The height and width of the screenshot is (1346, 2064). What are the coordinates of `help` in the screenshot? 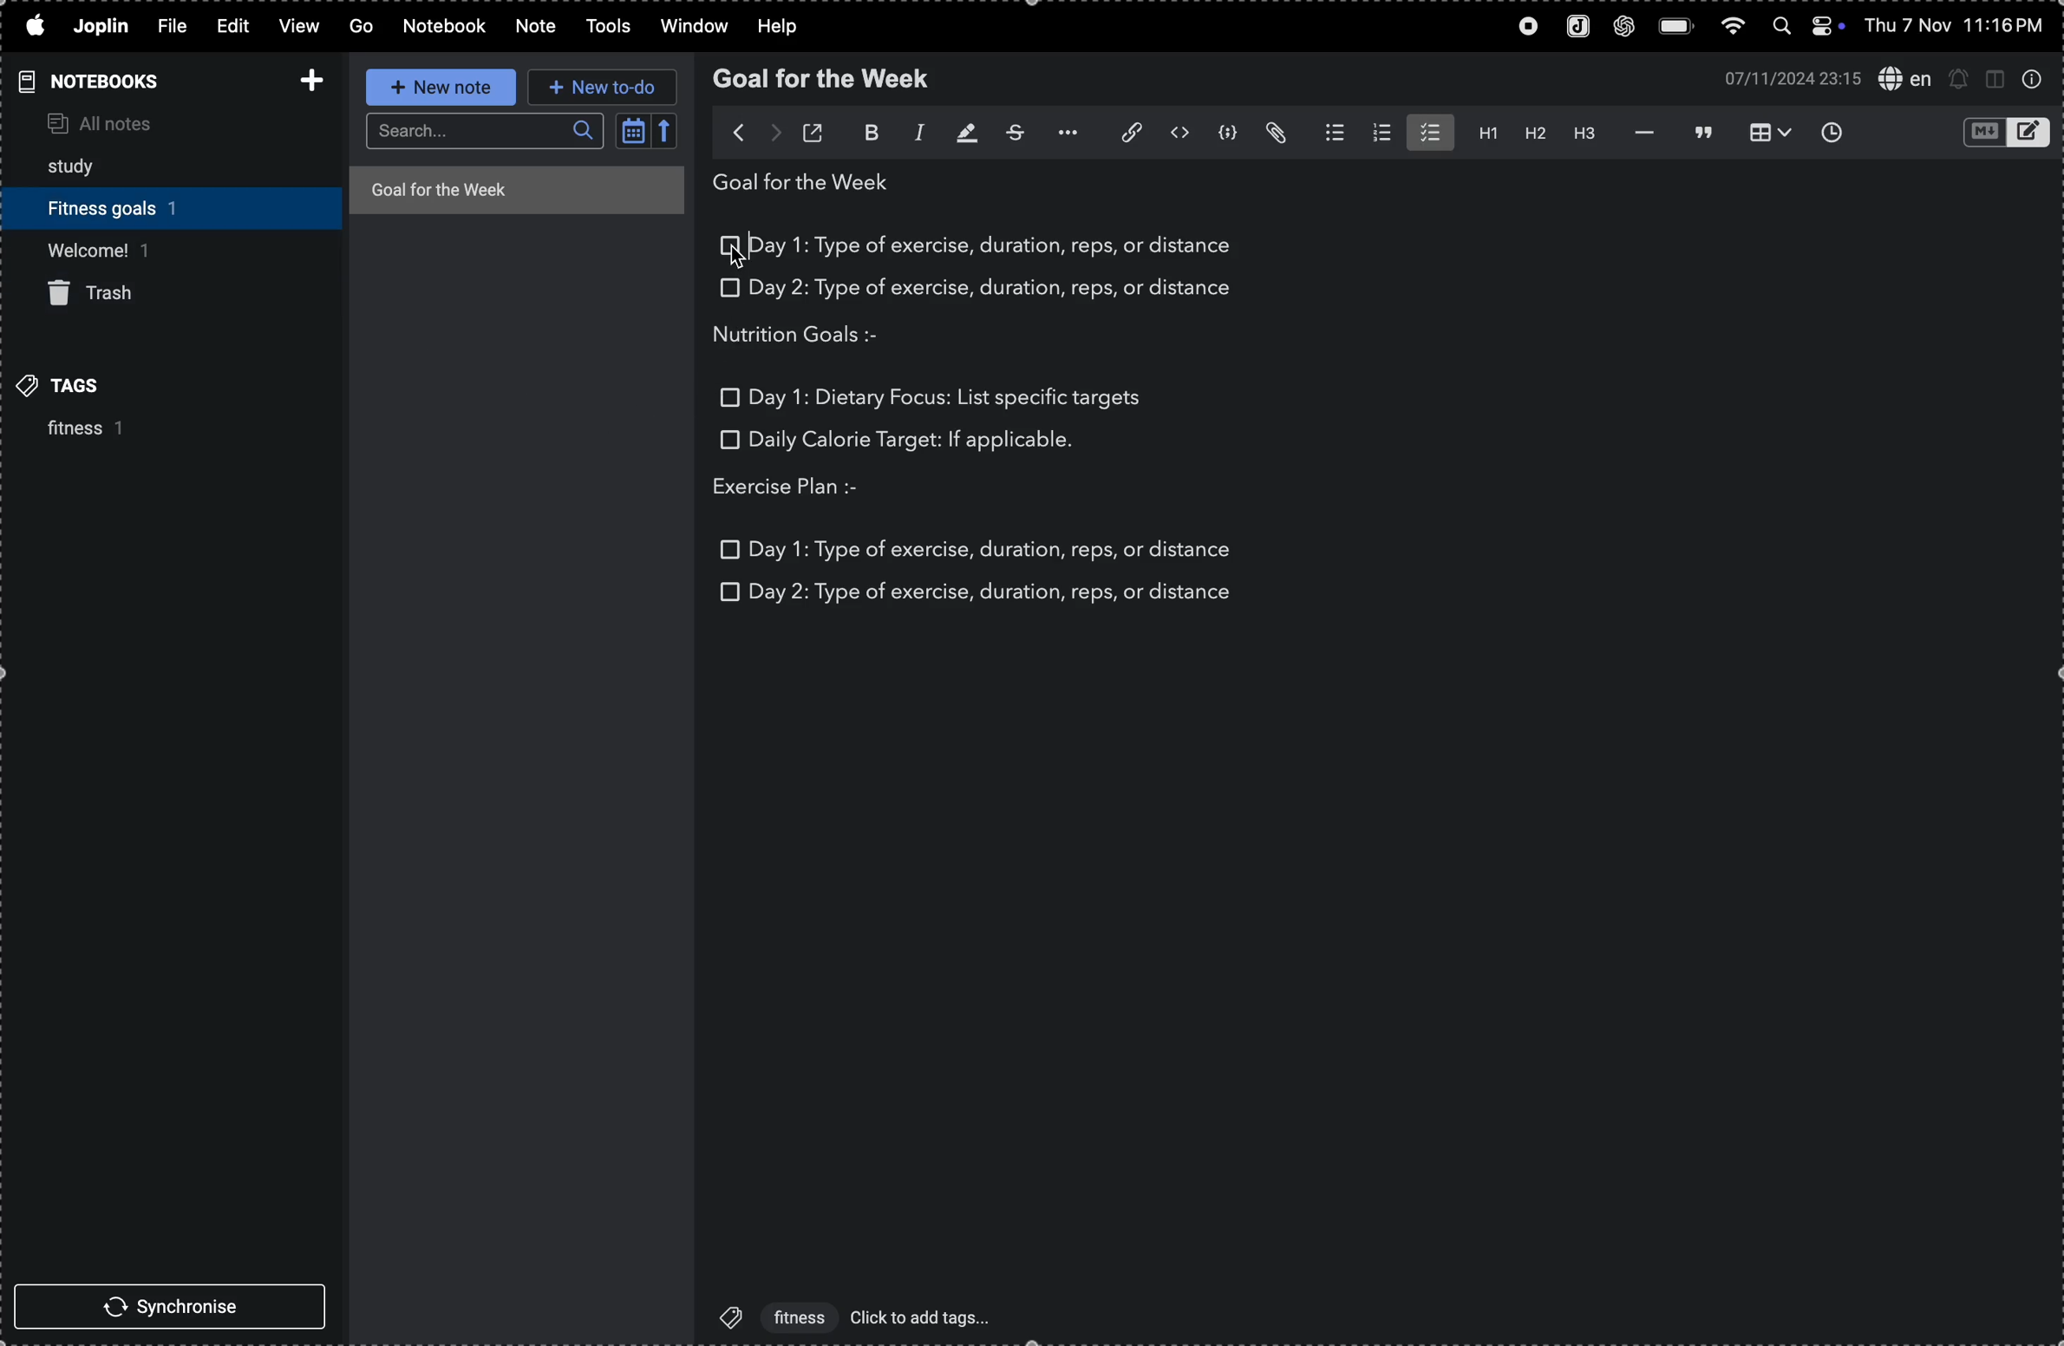 It's located at (777, 24).